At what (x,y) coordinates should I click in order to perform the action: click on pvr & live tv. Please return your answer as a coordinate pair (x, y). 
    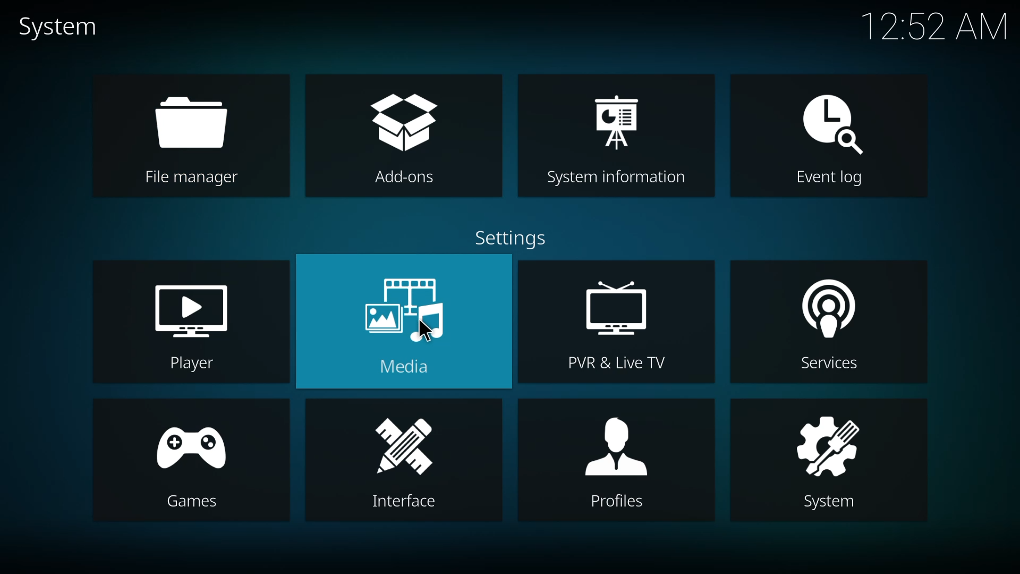
    Looking at the image, I should click on (617, 309).